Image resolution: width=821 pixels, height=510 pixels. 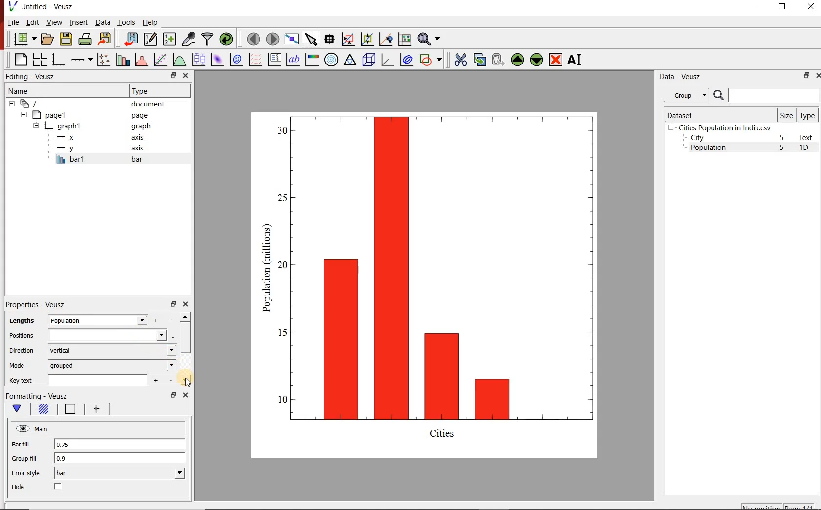 What do you see at coordinates (808, 115) in the screenshot?
I see `Type` at bounding box center [808, 115].